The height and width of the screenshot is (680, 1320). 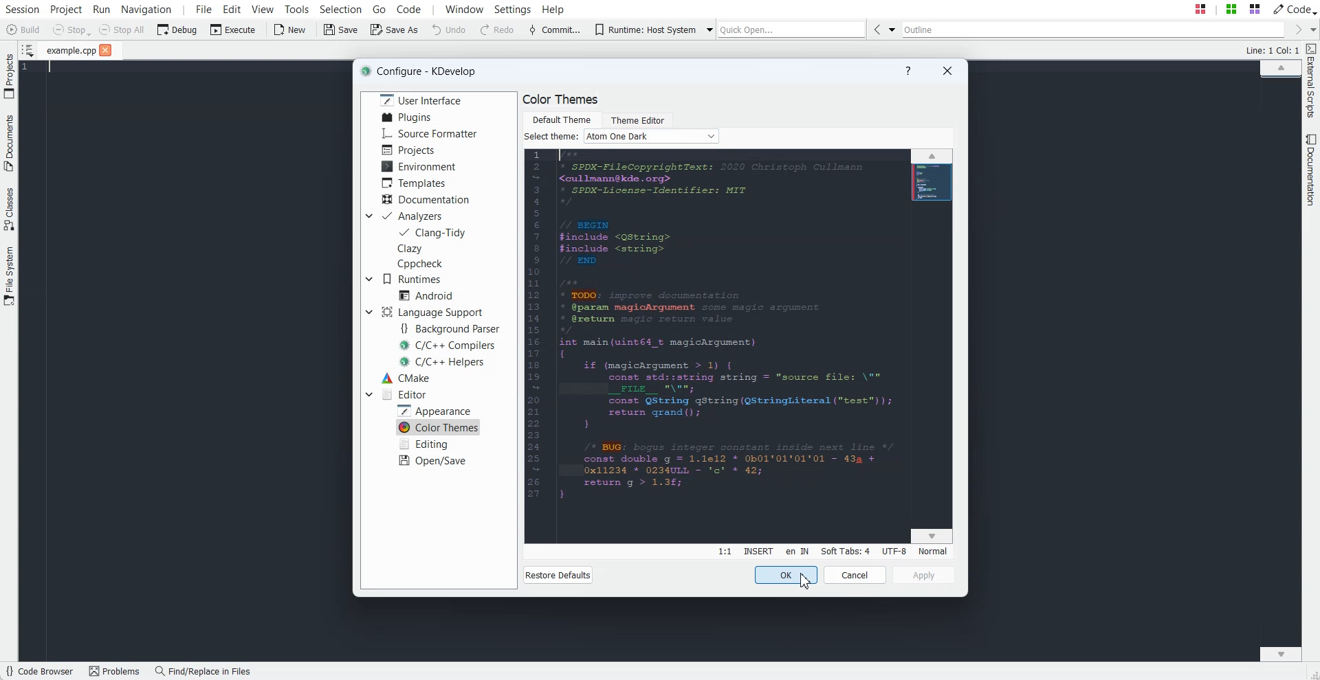 I want to click on Documentation, so click(x=1312, y=170).